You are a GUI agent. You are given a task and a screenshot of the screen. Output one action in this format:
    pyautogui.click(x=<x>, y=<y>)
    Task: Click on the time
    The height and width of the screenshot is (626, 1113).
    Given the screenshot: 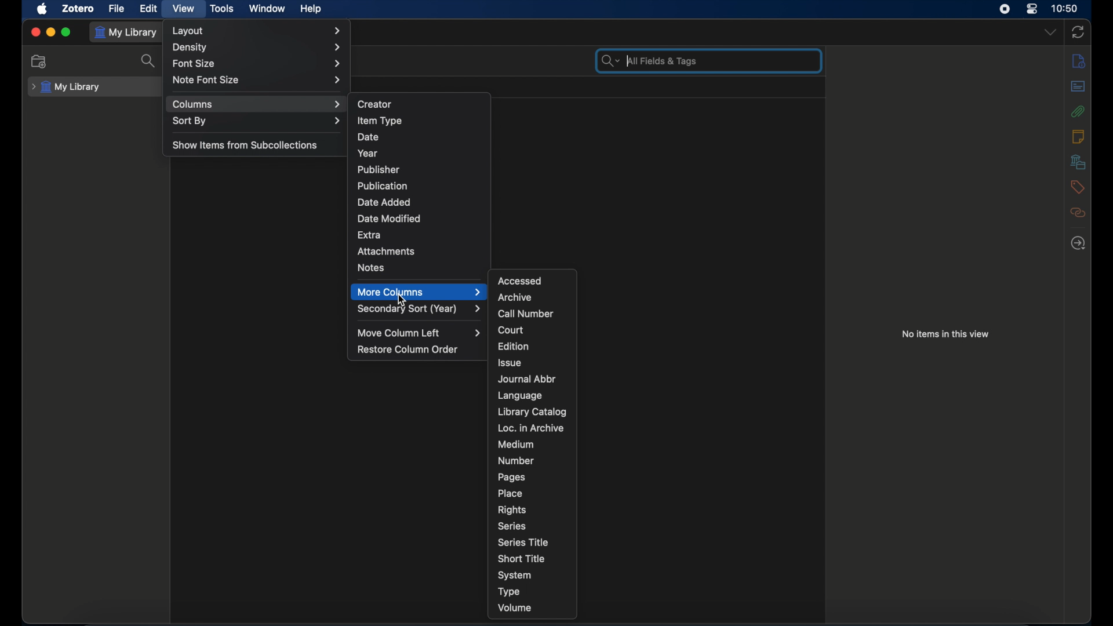 What is the action you would take?
    pyautogui.click(x=1065, y=8)
    